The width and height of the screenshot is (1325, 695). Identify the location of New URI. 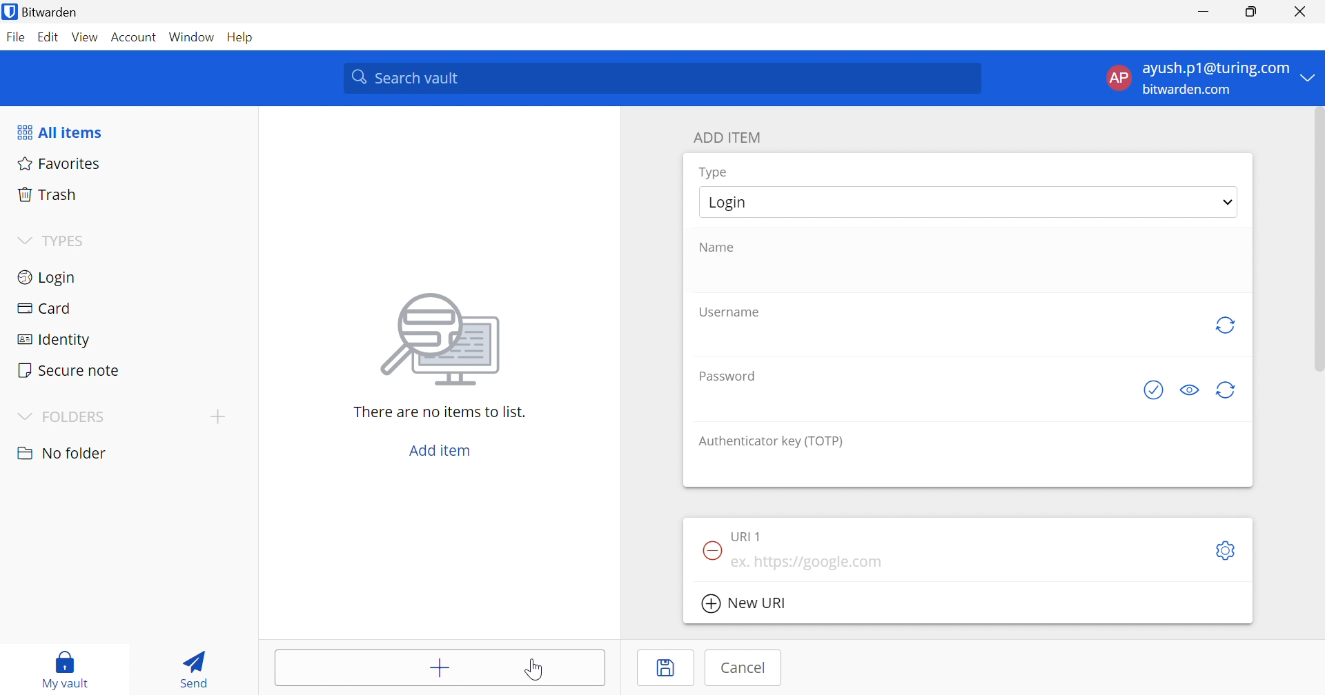
(743, 603).